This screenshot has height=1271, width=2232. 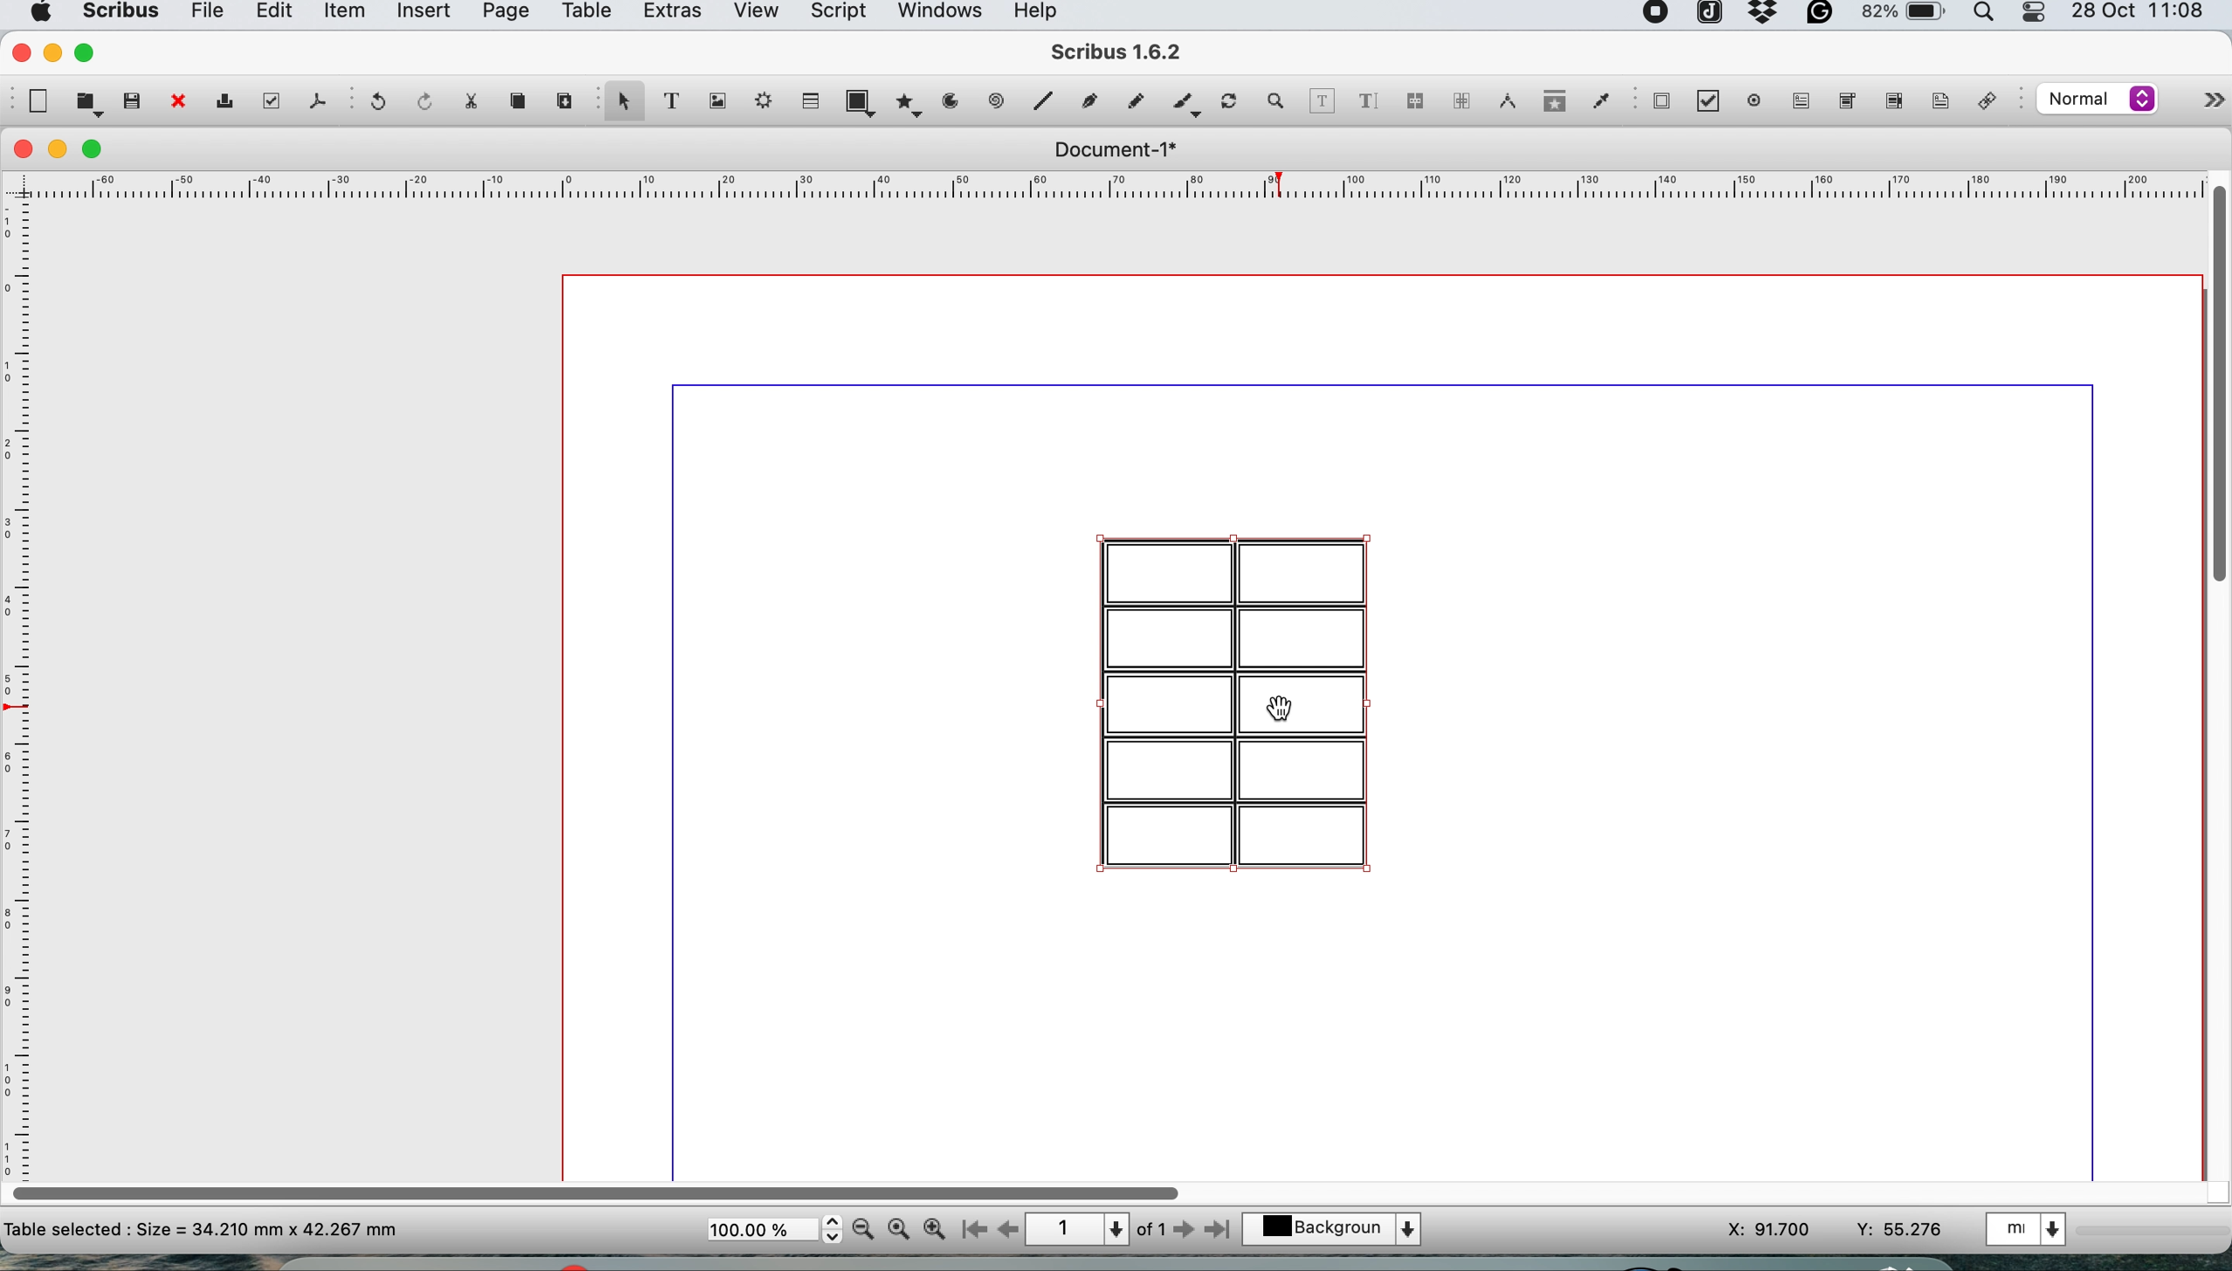 What do you see at coordinates (773, 1230) in the screenshot?
I see `zoom scale` at bounding box center [773, 1230].